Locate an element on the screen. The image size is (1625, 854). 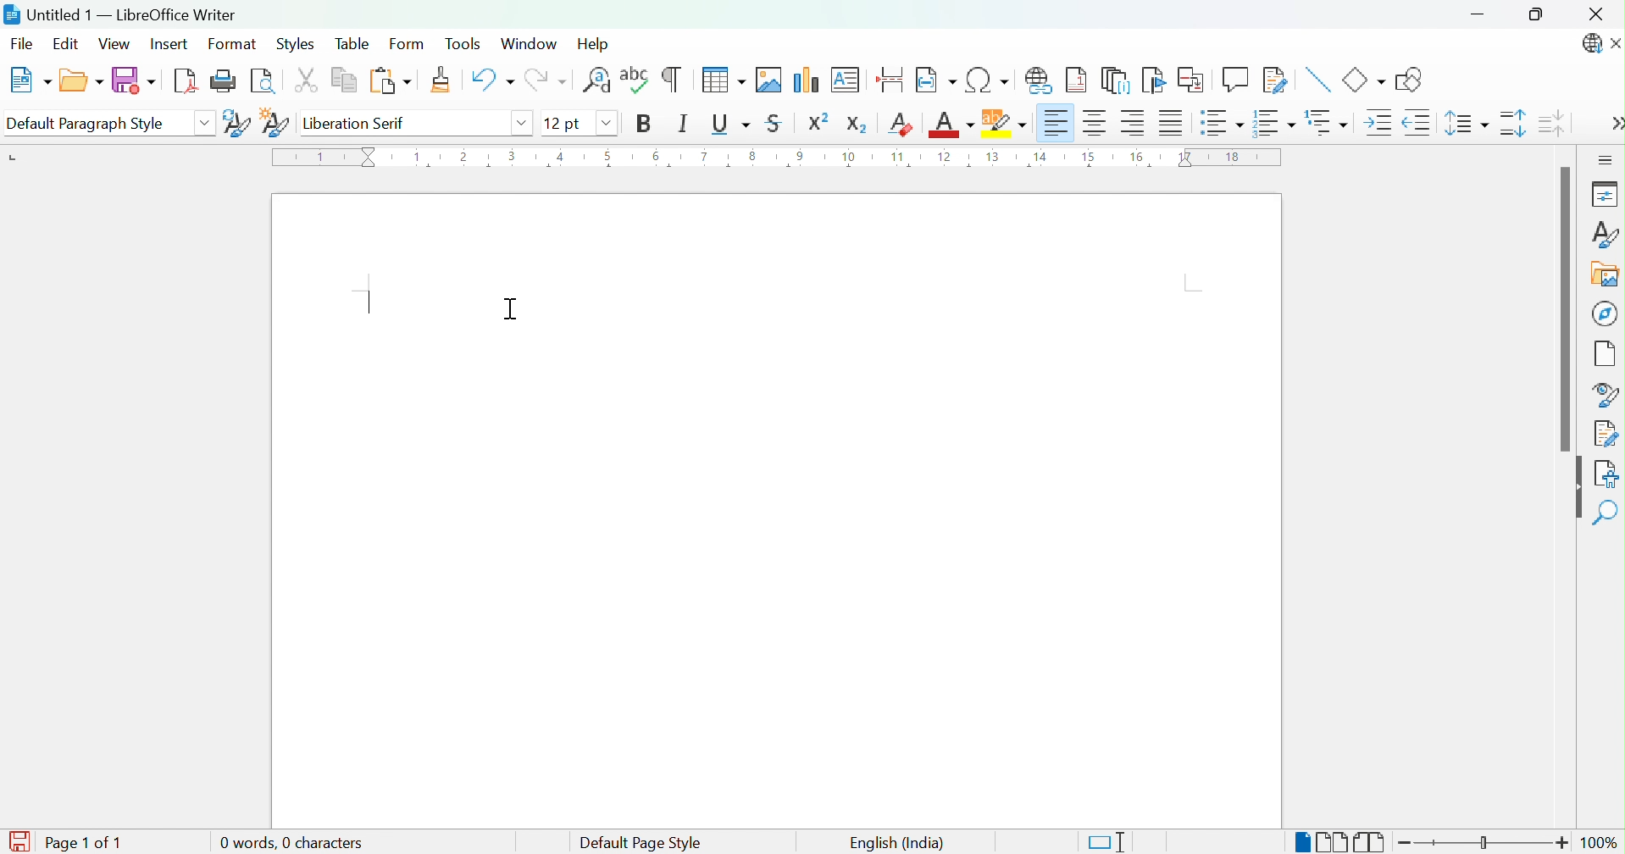
Styles is located at coordinates (294, 44).